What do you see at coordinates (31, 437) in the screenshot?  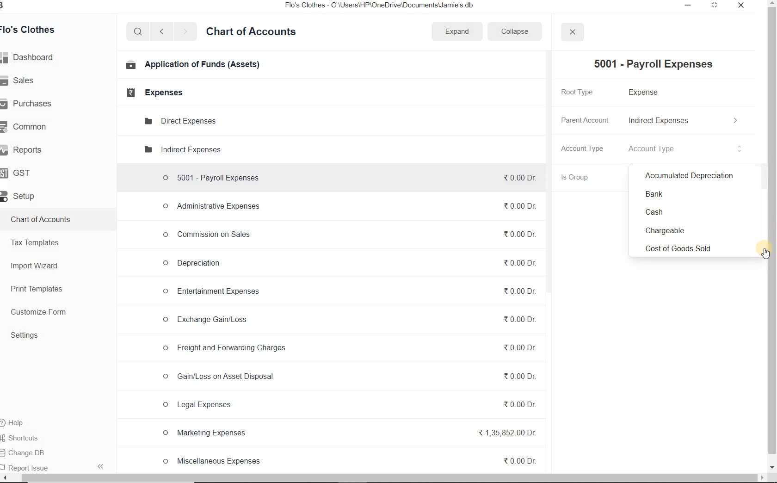 I see `Shortcuts` at bounding box center [31, 437].